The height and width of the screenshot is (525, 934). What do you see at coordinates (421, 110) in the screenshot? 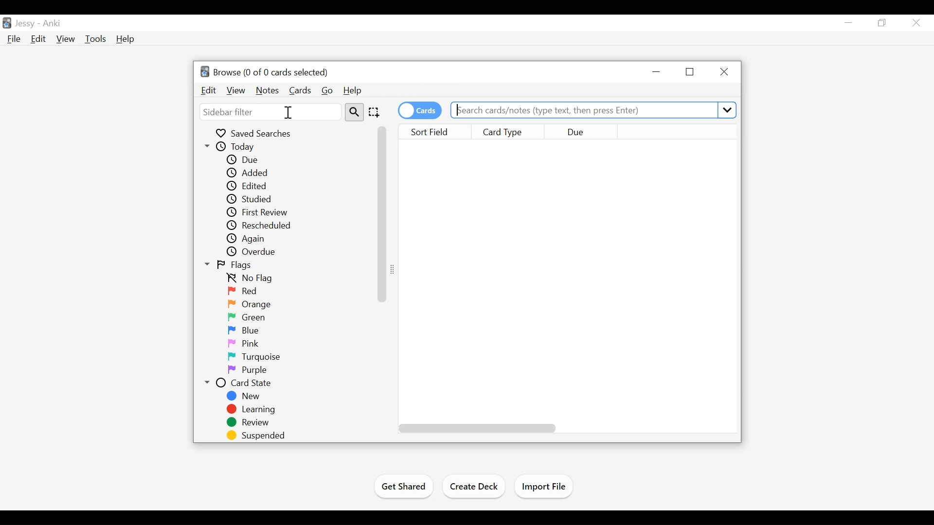
I see `Toggle Cards` at bounding box center [421, 110].